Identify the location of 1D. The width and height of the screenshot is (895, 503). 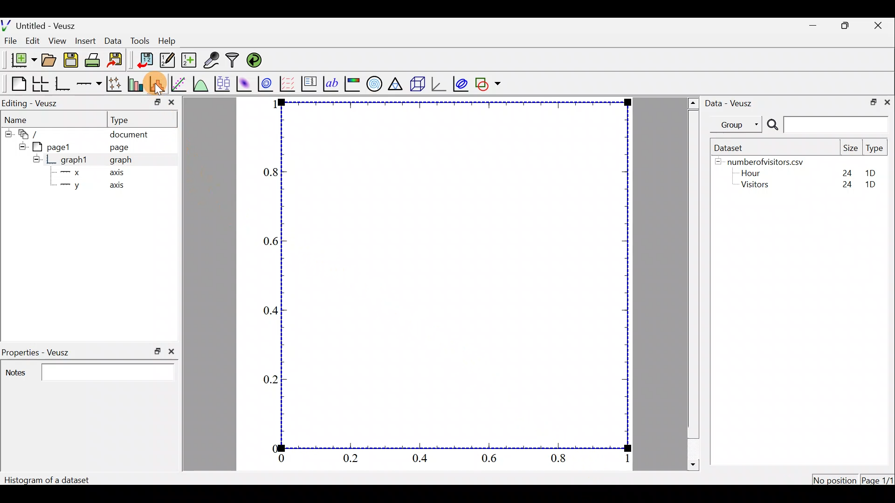
(867, 171).